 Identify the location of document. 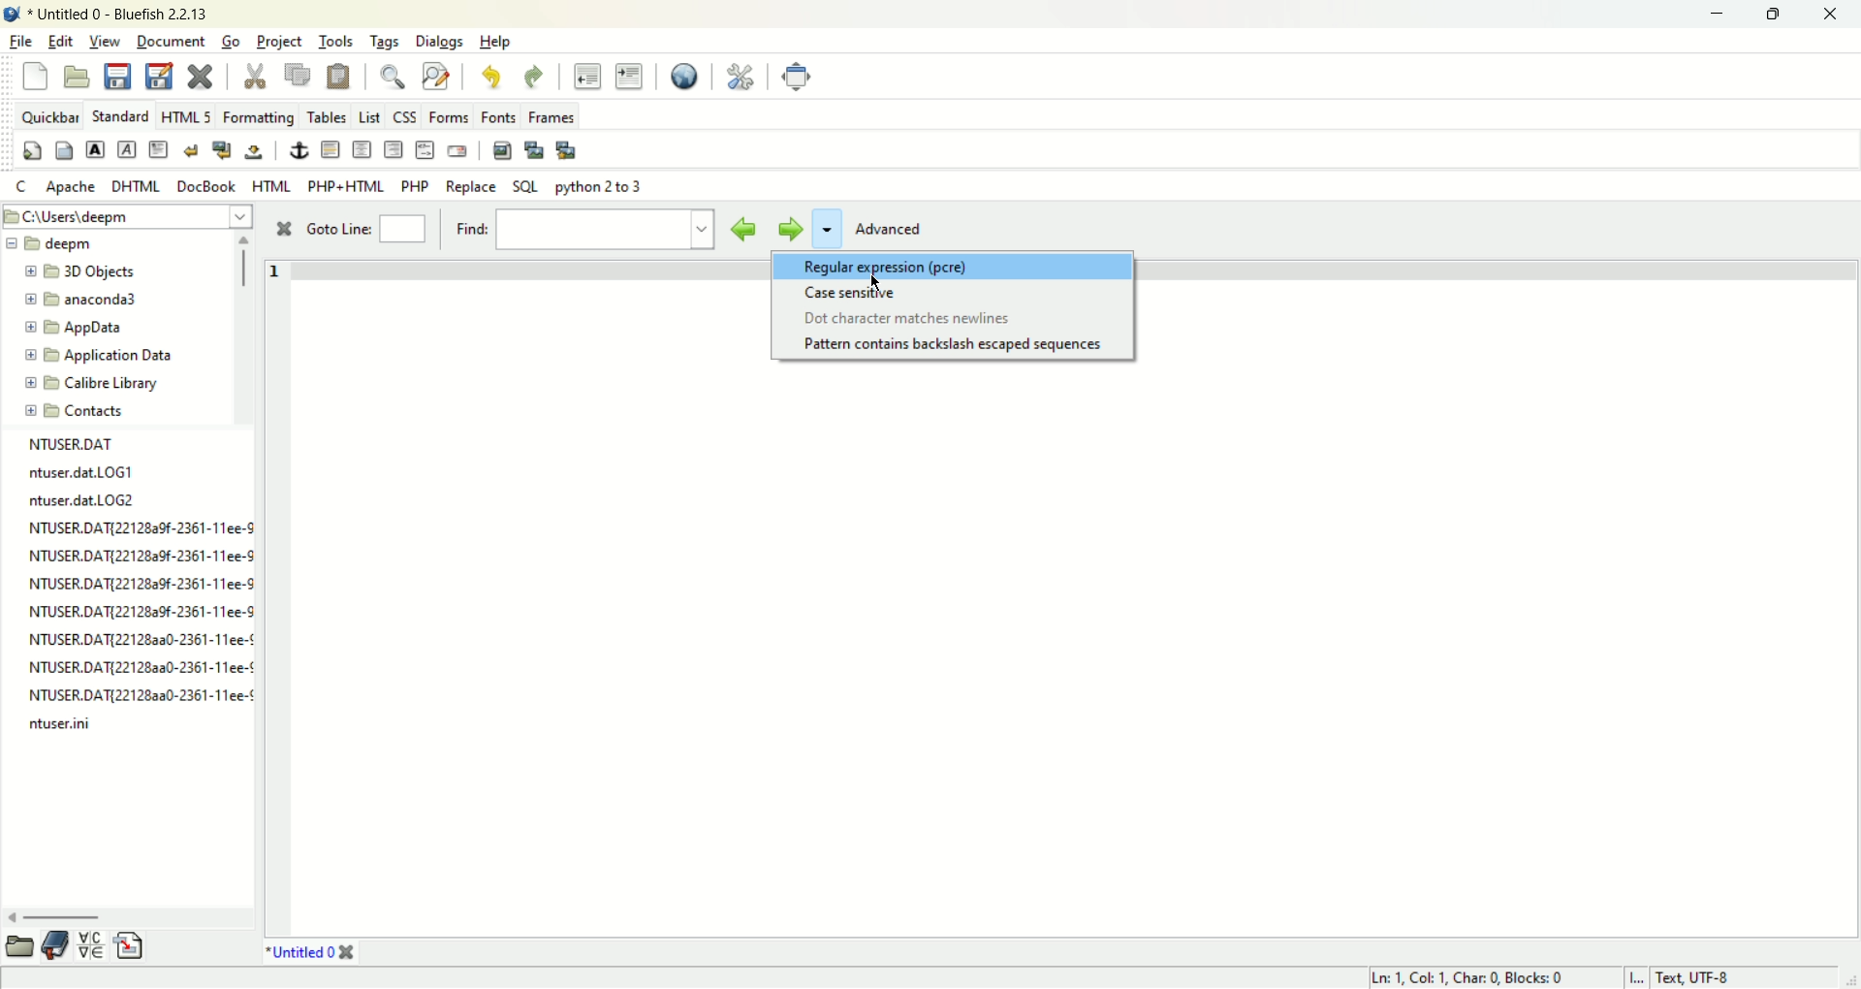
(170, 38).